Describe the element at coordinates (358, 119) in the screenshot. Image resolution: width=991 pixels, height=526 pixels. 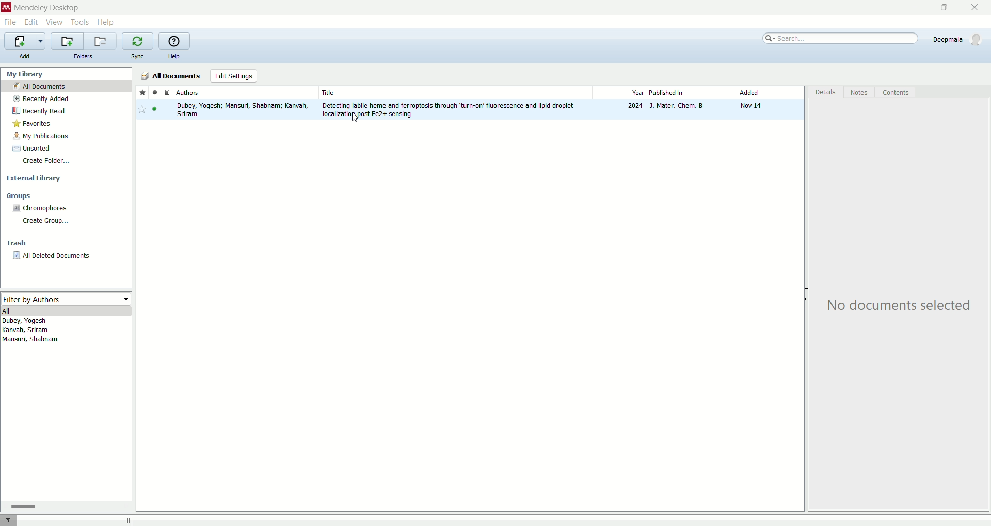
I see `cursor` at that location.